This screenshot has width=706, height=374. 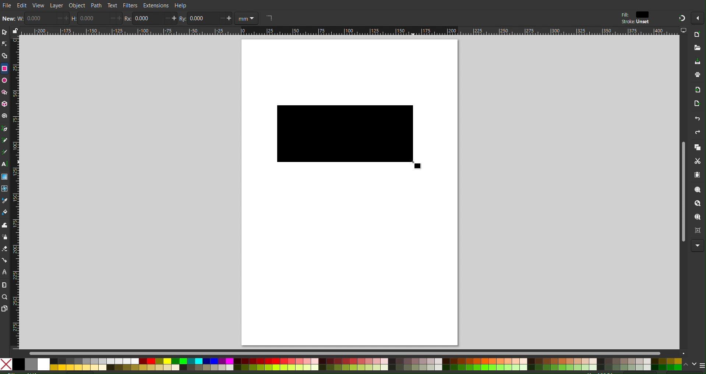 I want to click on Paste, so click(x=698, y=176).